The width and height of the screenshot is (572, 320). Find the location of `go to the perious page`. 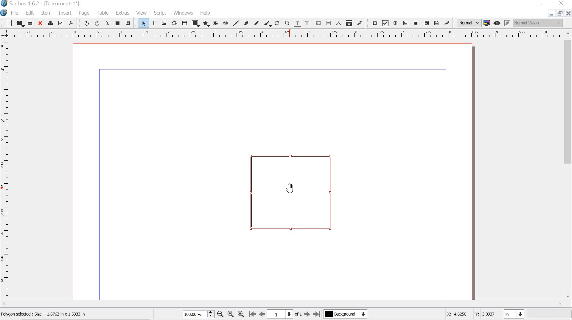

go to the perious page is located at coordinates (263, 315).